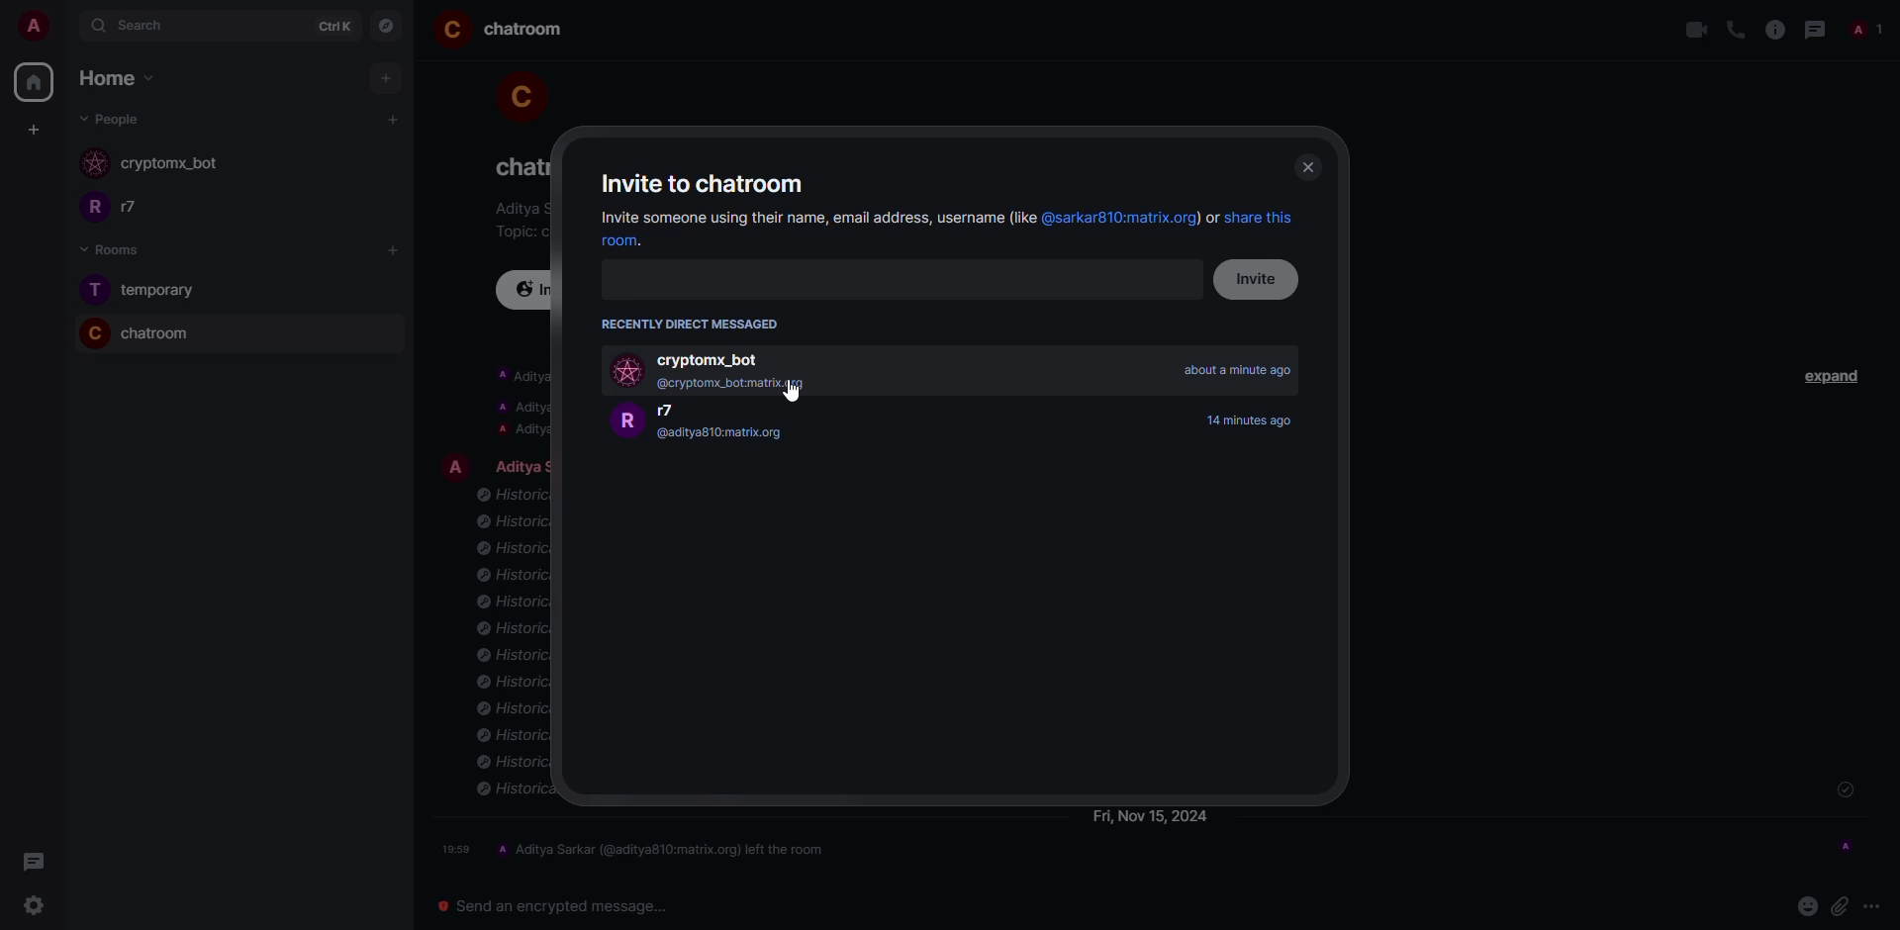 This screenshot has width=1900, height=930. I want to click on hyperlinks, so click(1170, 219).